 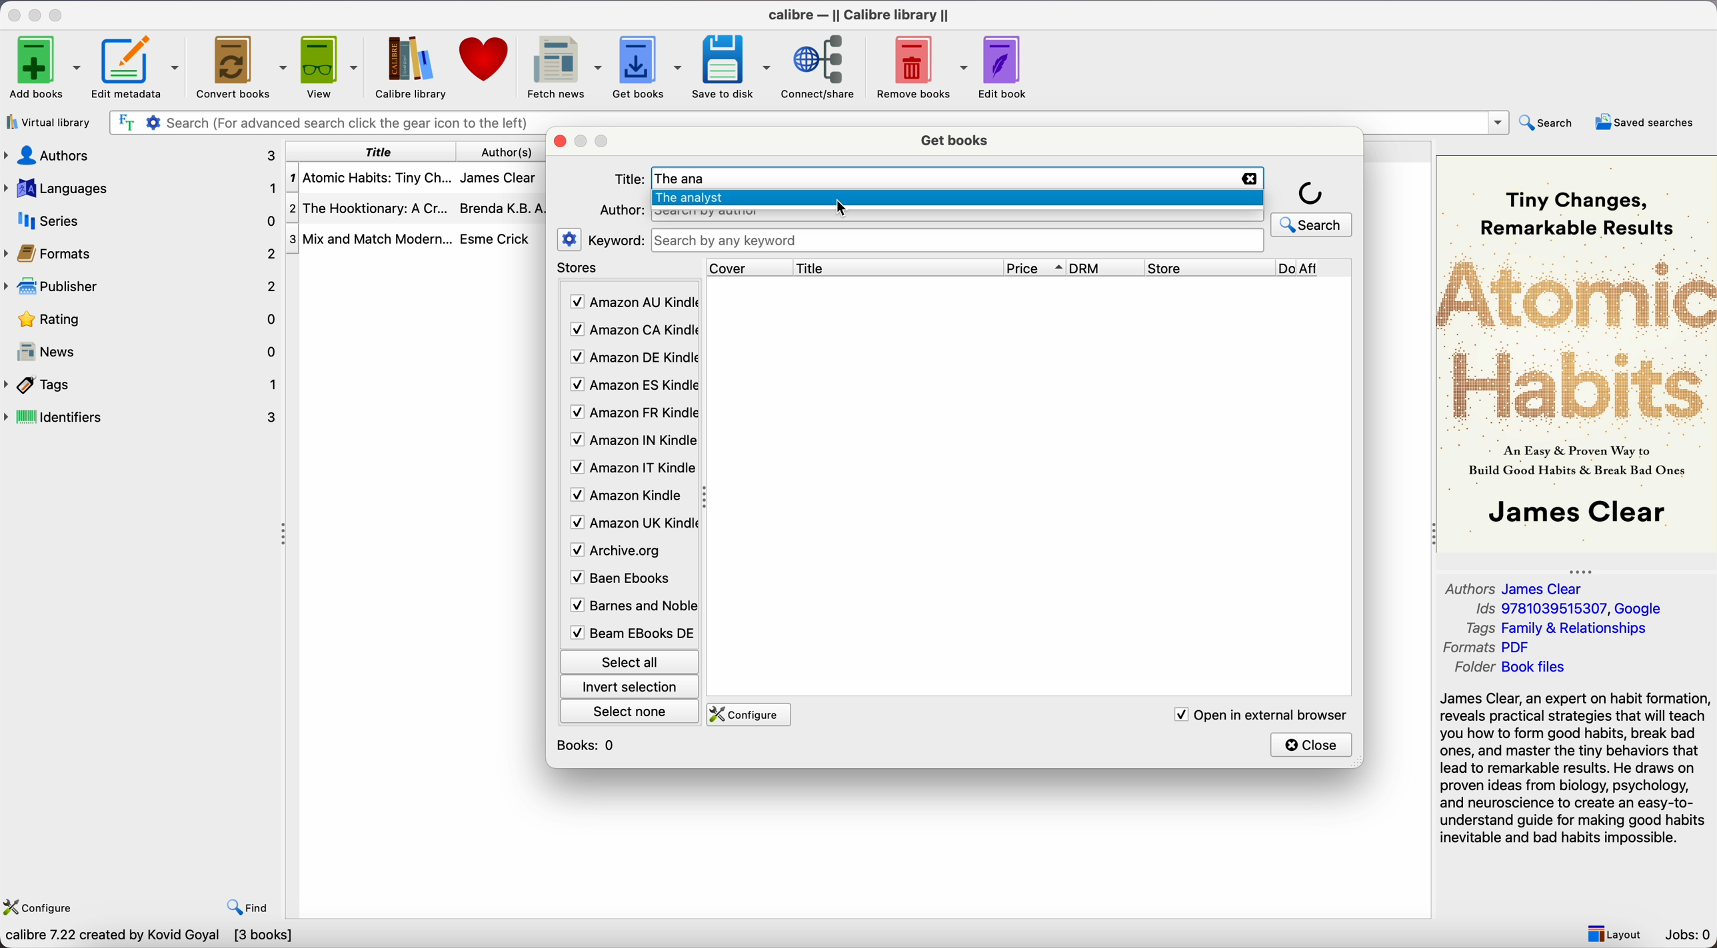 I want to click on Author:, so click(x=621, y=210).